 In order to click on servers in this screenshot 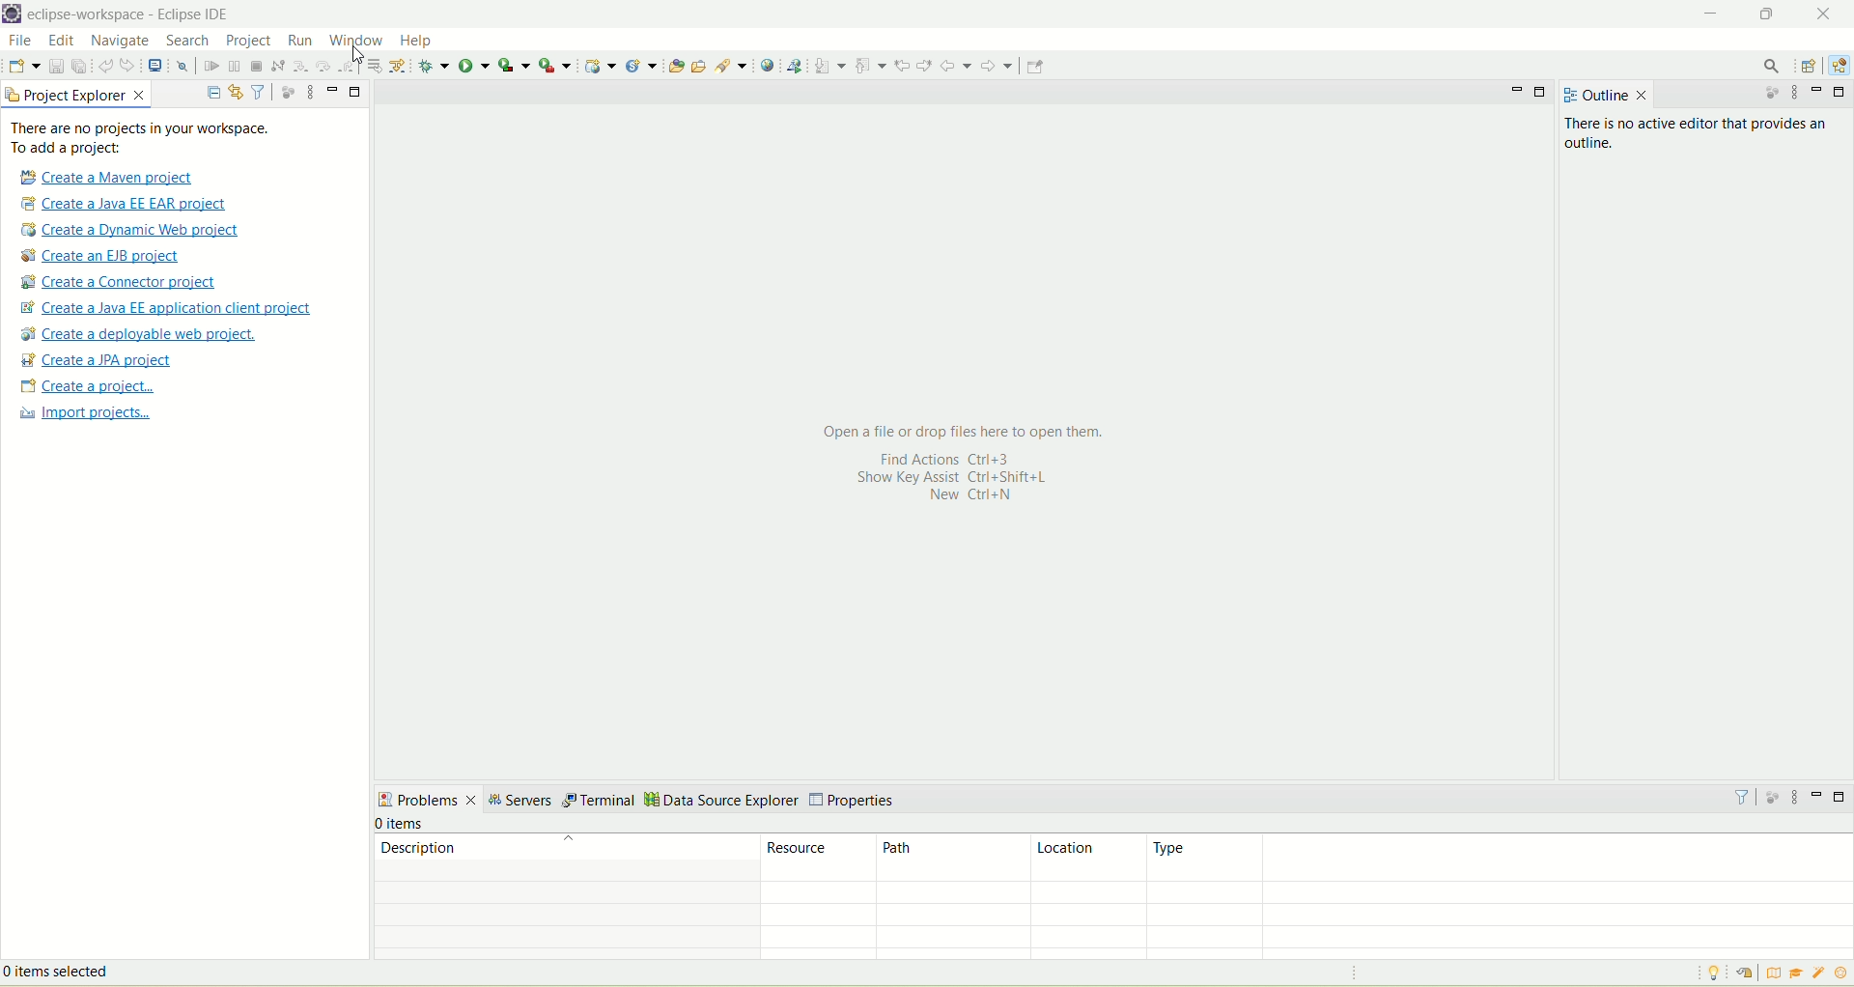, I will do `click(519, 803)`.